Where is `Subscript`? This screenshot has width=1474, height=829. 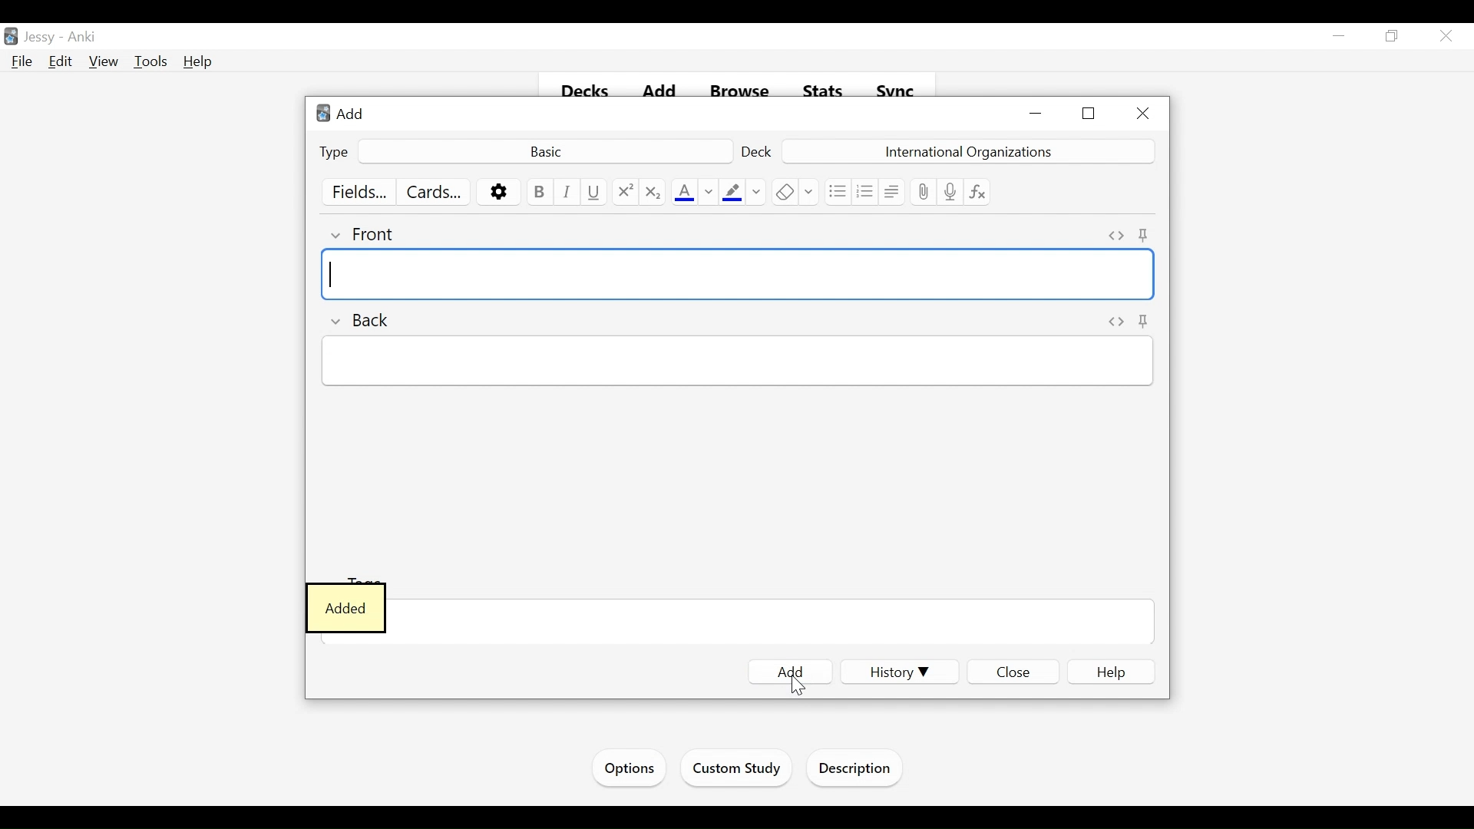
Subscript is located at coordinates (653, 192).